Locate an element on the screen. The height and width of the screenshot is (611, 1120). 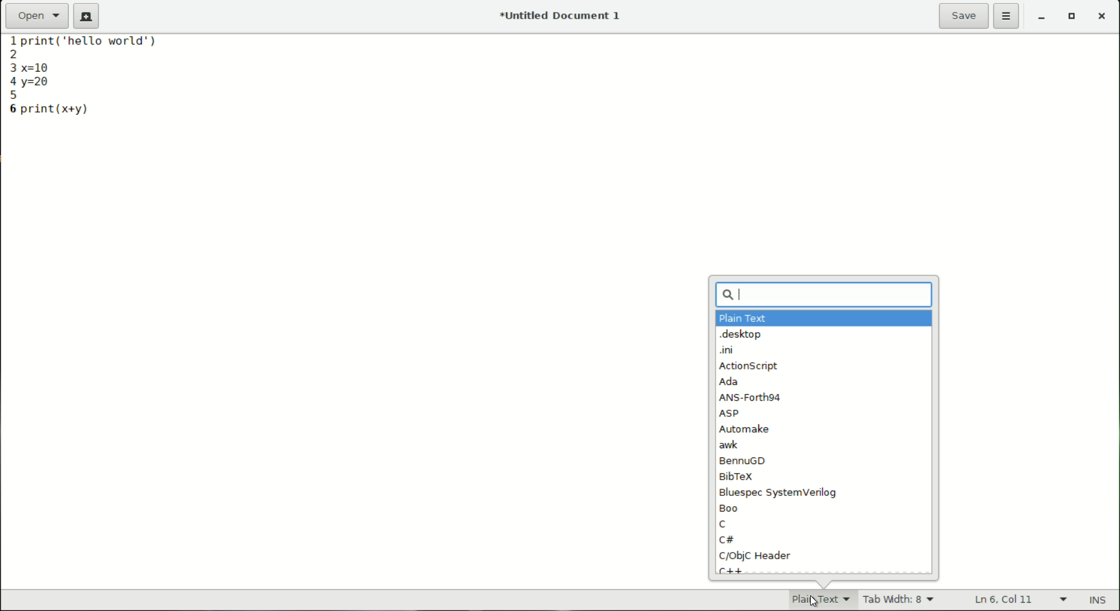
automake is located at coordinates (746, 430).